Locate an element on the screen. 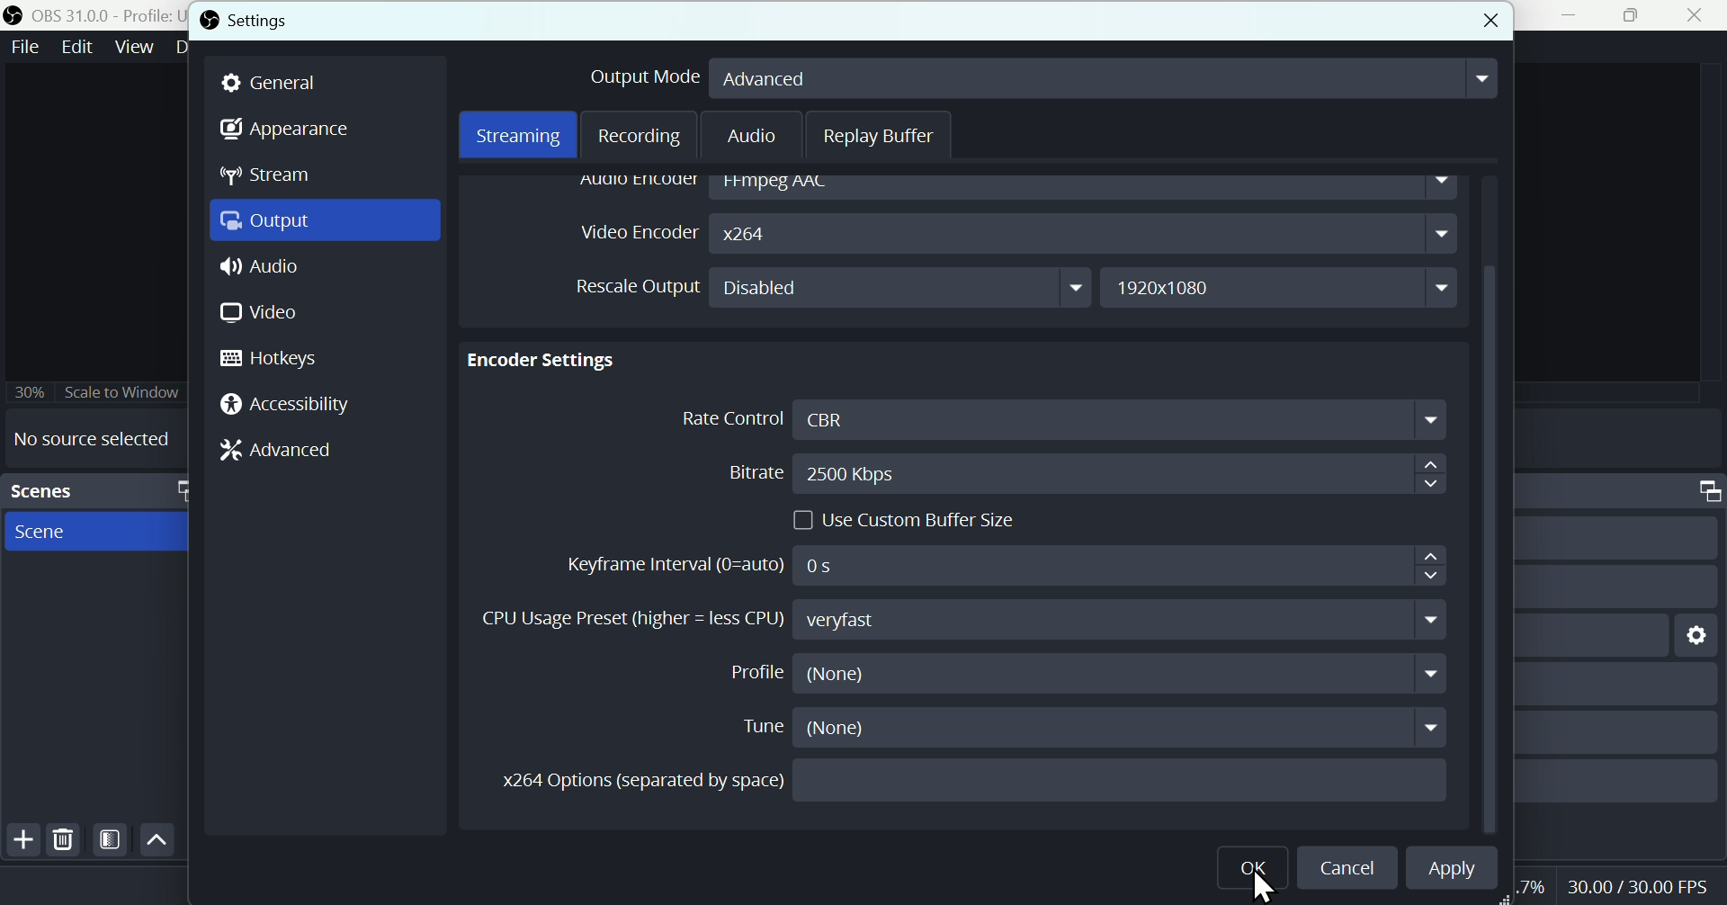  no source selected is located at coordinates (86, 439).